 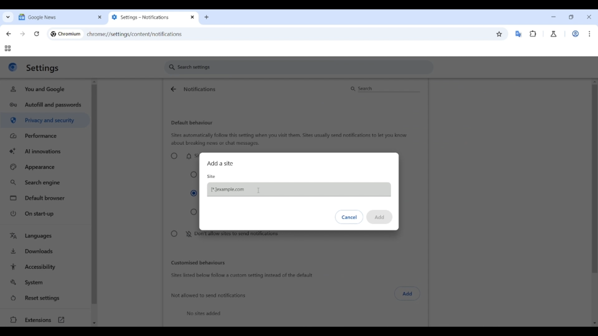 What do you see at coordinates (135, 34) in the screenshot?
I see `chromey//settings/content/notifications` at bounding box center [135, 34].